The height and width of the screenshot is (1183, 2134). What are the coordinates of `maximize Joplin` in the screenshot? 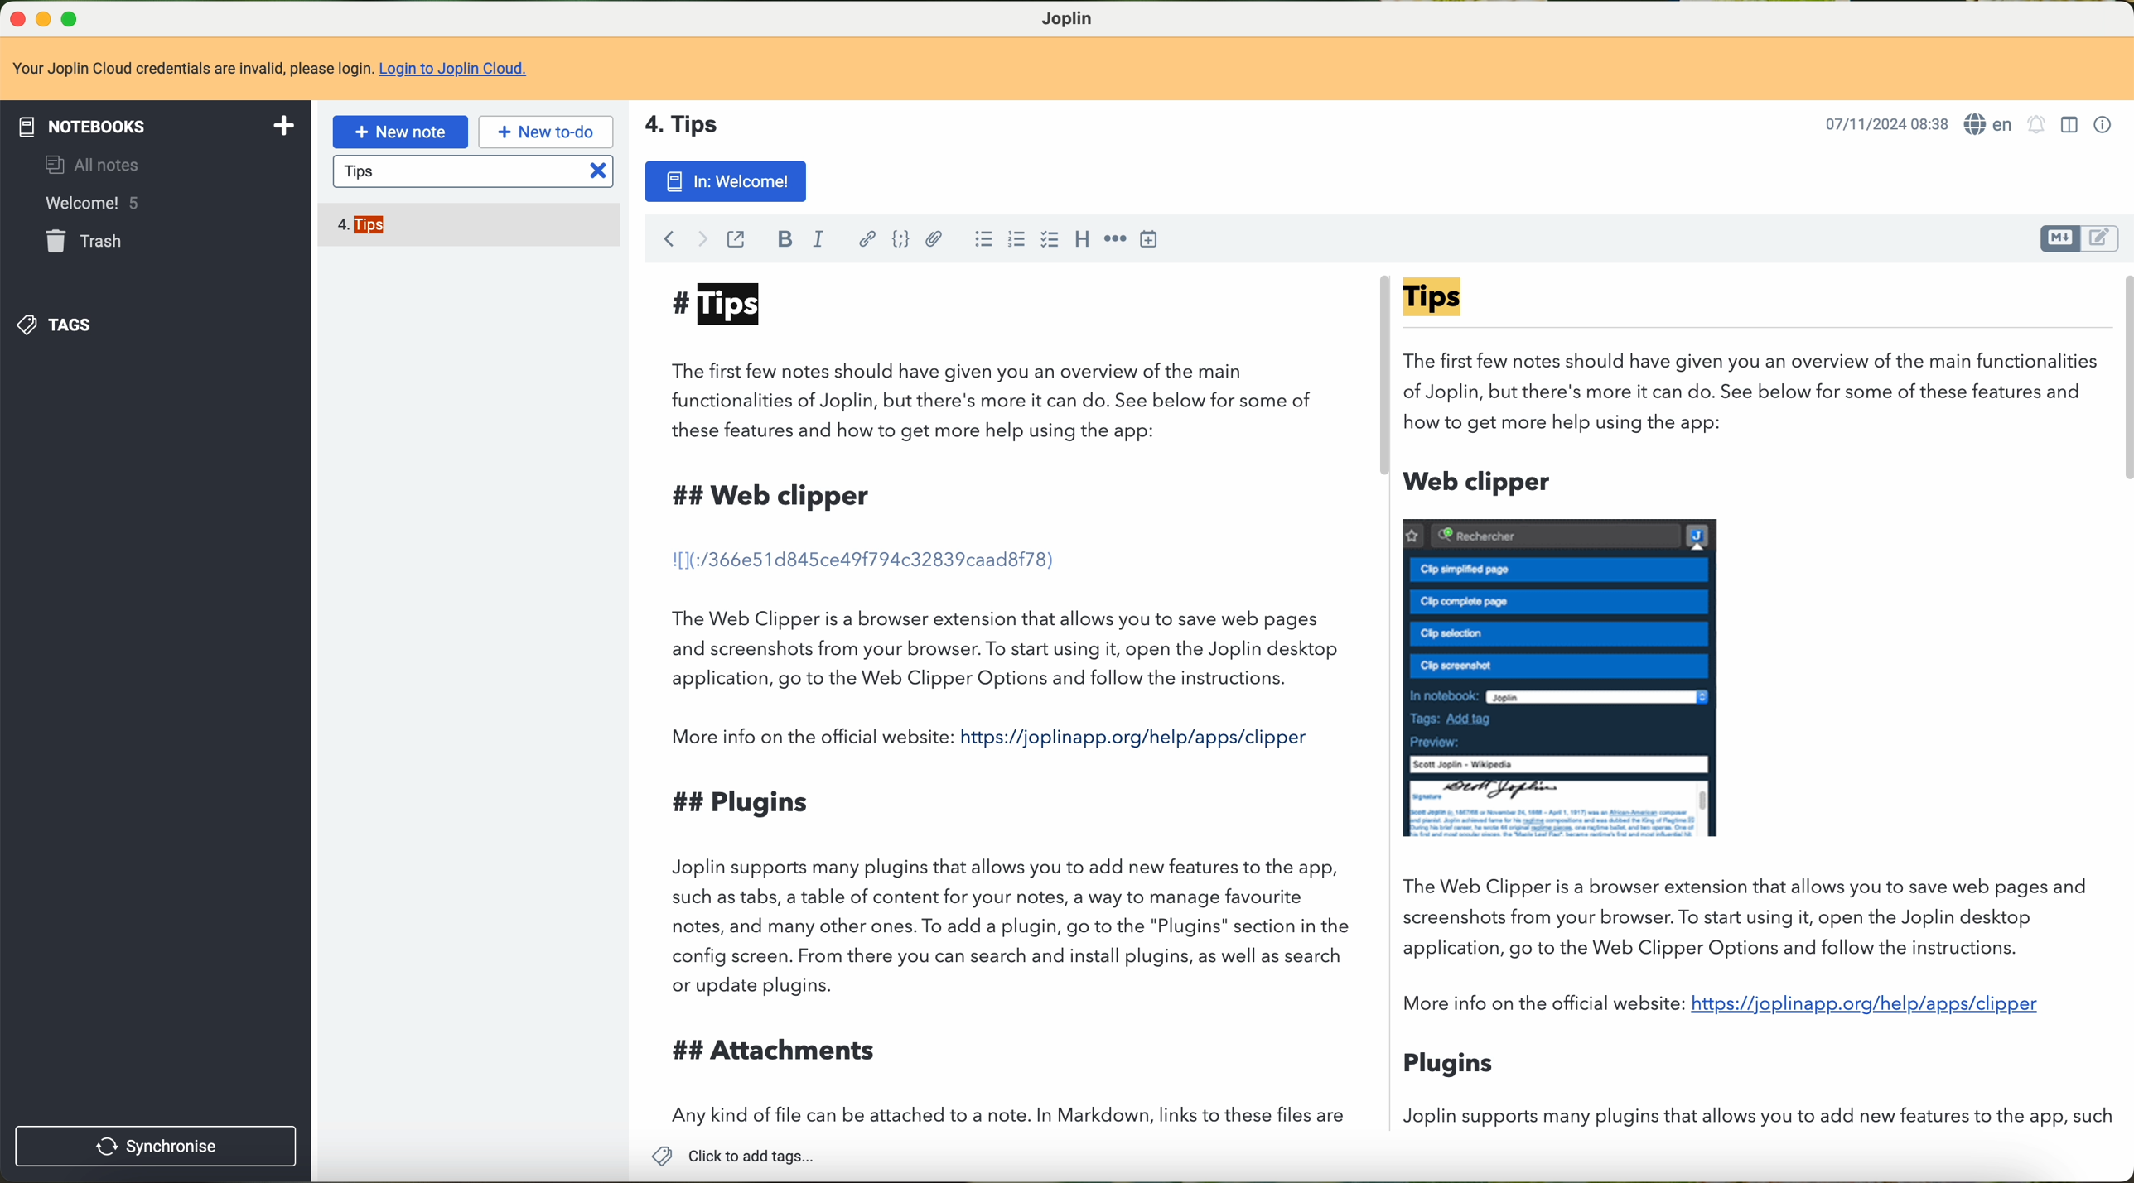 It's located at (73, 18).